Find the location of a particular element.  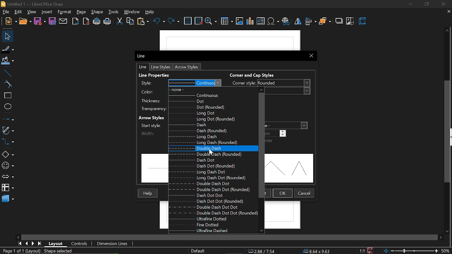

move down is located at coordinates (448, 231).